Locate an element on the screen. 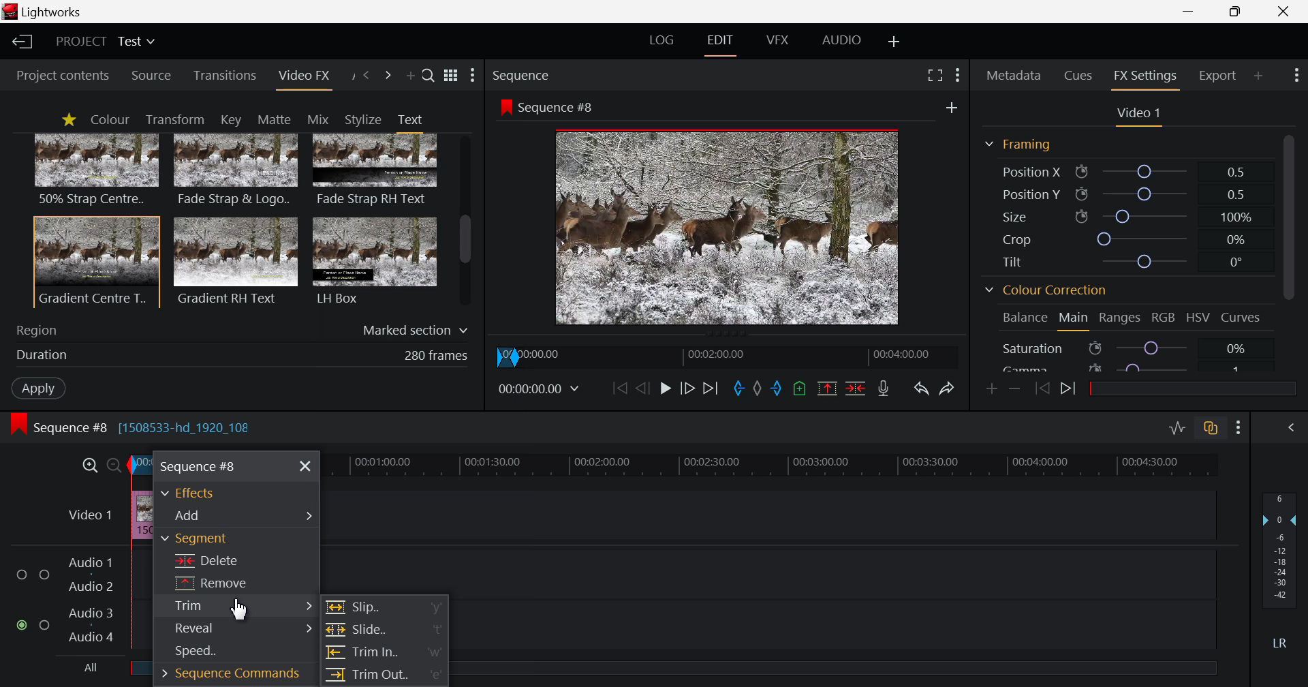  Close is located at coordinates (1285, 12).